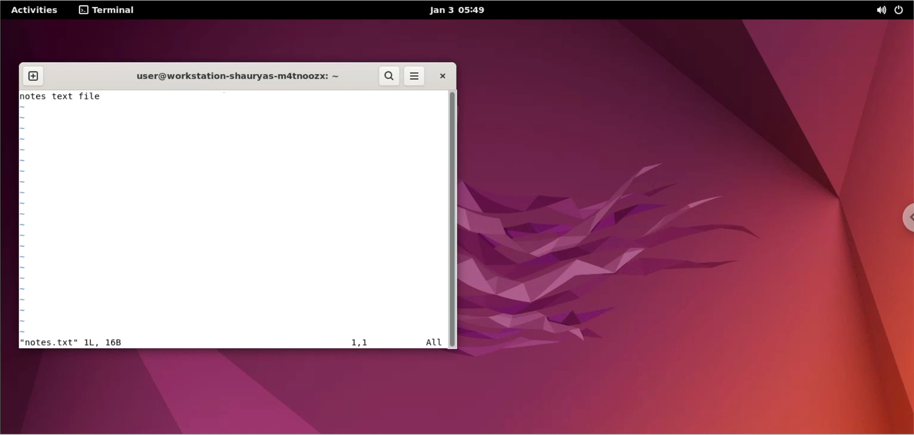  I want to click on notes text file, so click(233, 96).